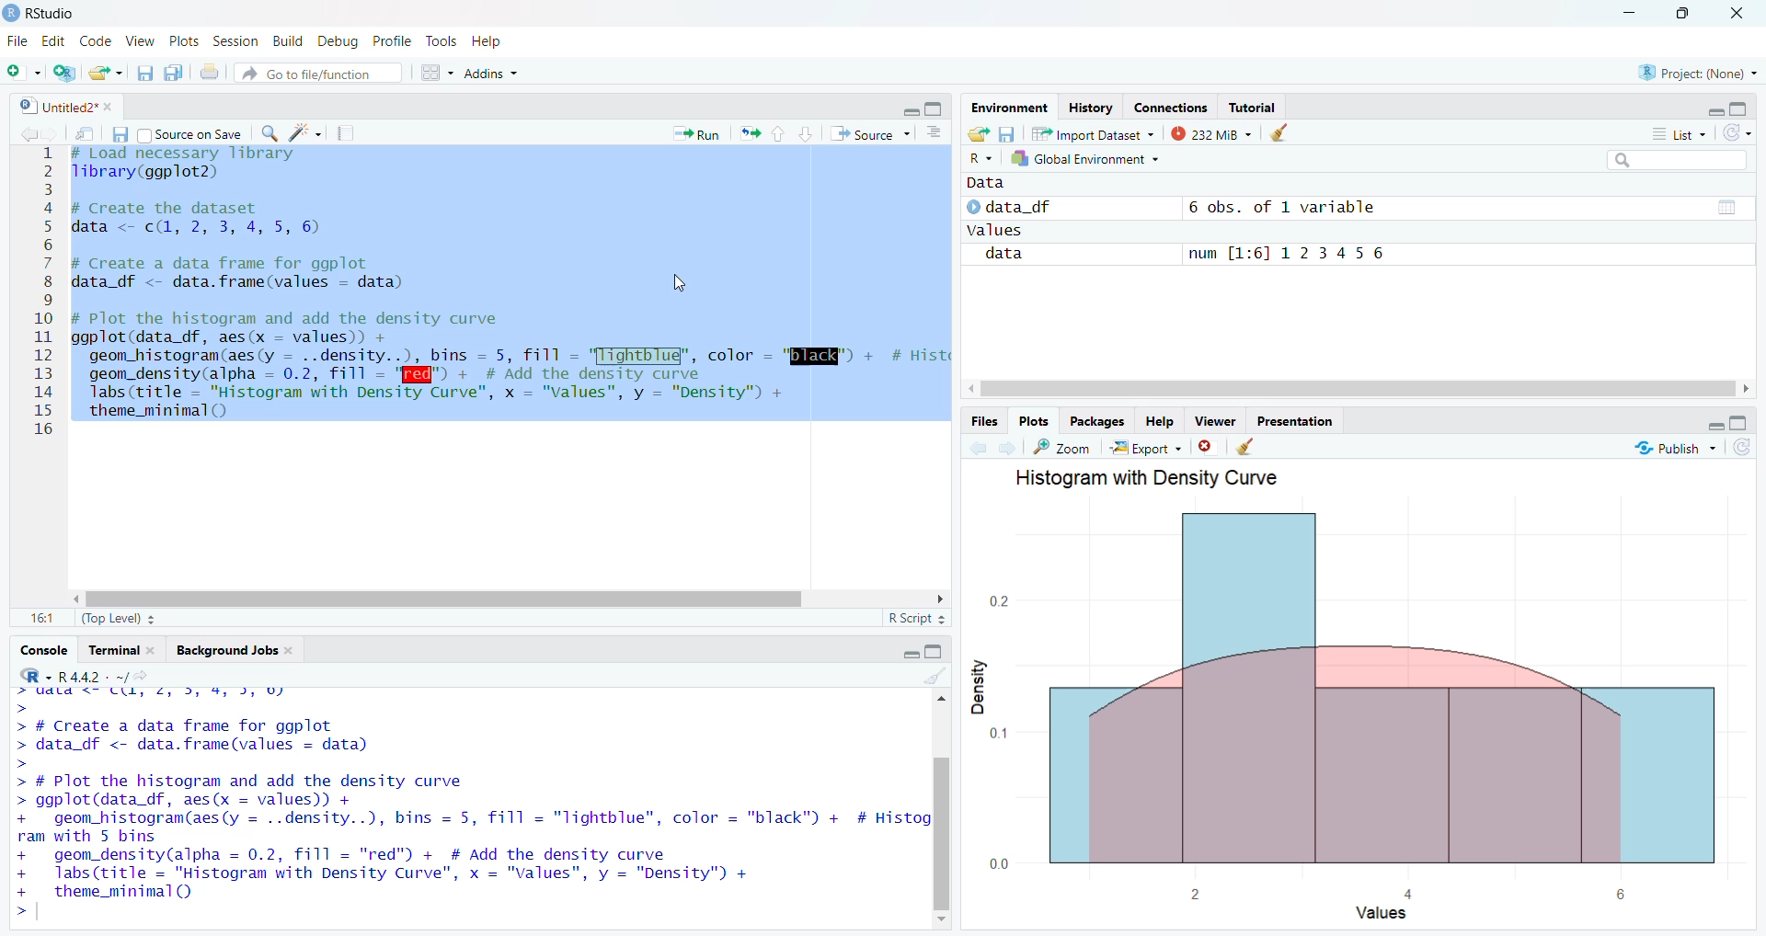  What do you see at coordinates (1671, 447) in the screenshot?
I see `publish the application or document` at bounding box center [1671, 447].